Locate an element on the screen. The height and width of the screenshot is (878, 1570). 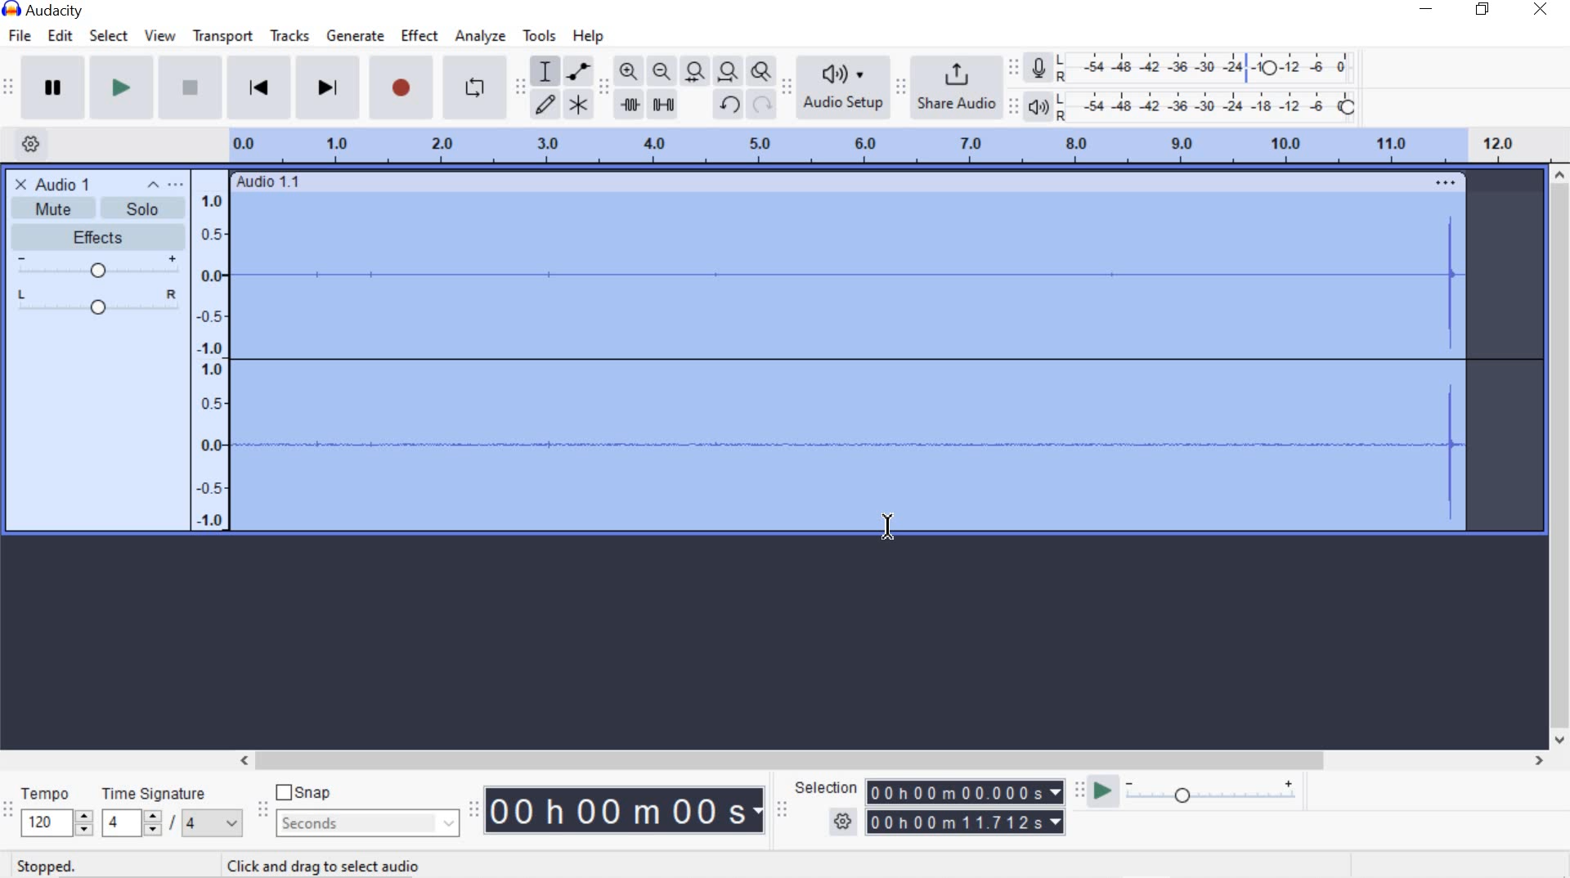
Selection time is located at coordinates (968, 808).